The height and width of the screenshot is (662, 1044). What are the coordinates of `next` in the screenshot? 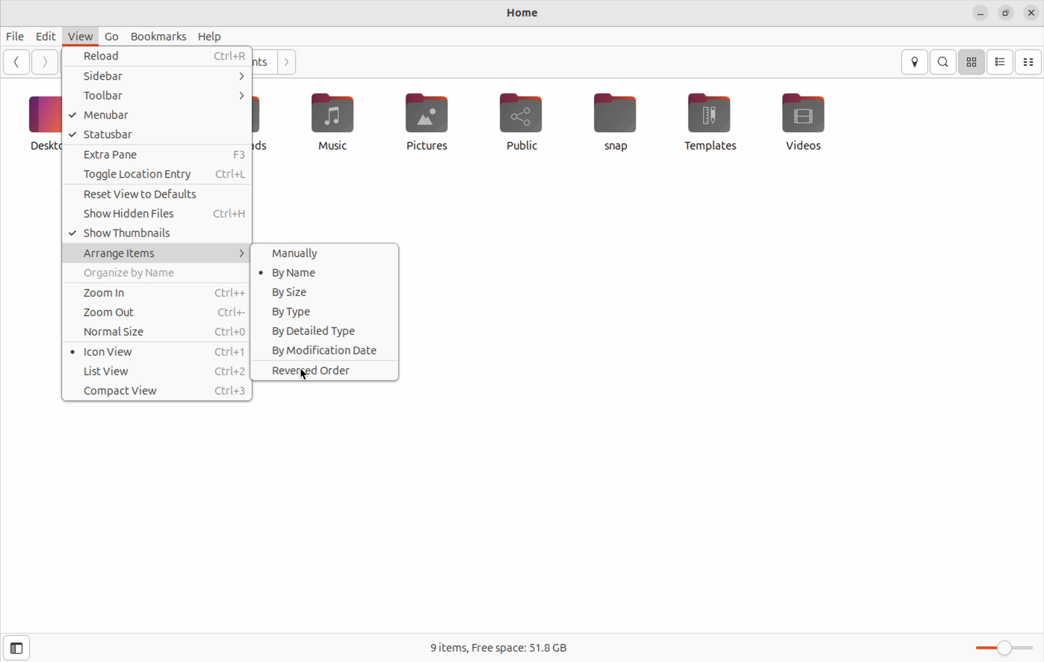 It's located at (43, 63).